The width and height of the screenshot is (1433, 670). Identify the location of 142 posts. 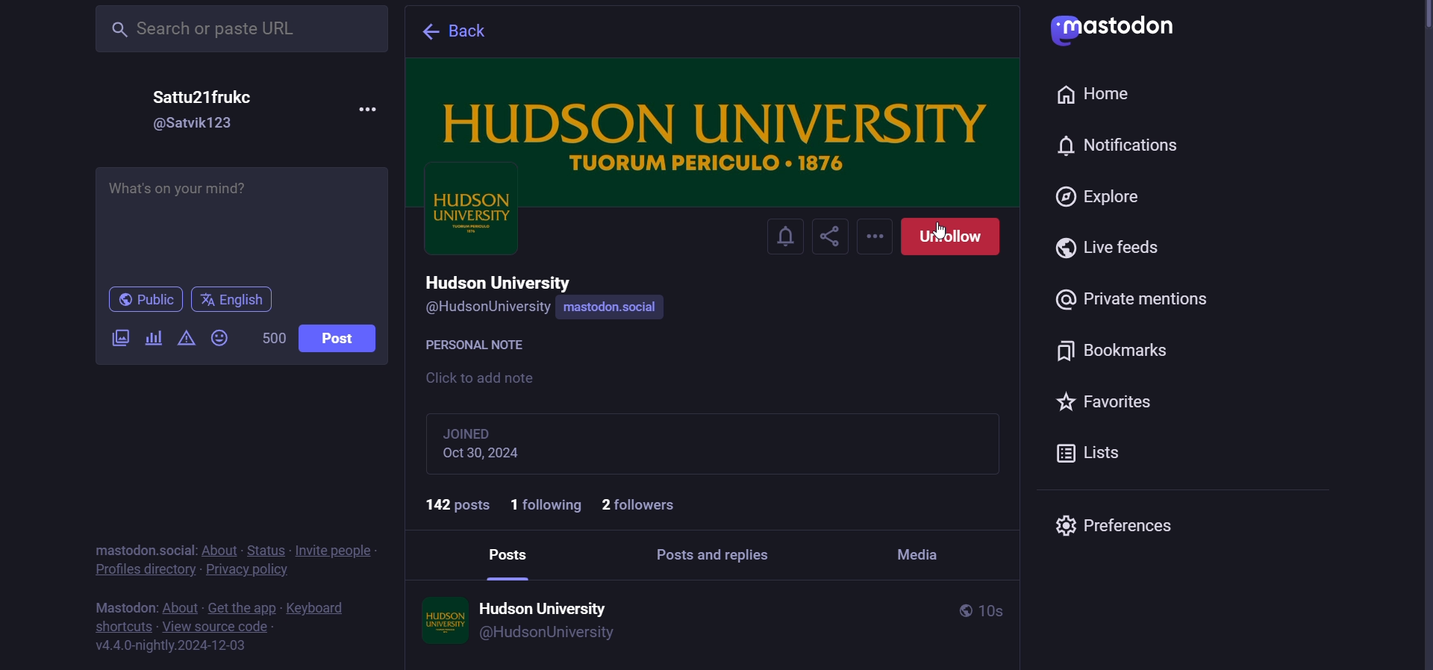
(451, 504).